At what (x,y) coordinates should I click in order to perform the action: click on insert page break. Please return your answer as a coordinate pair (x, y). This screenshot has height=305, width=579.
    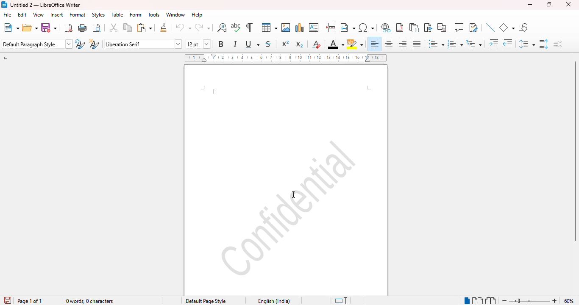
    Looking at the image, I should click on (331, 28).